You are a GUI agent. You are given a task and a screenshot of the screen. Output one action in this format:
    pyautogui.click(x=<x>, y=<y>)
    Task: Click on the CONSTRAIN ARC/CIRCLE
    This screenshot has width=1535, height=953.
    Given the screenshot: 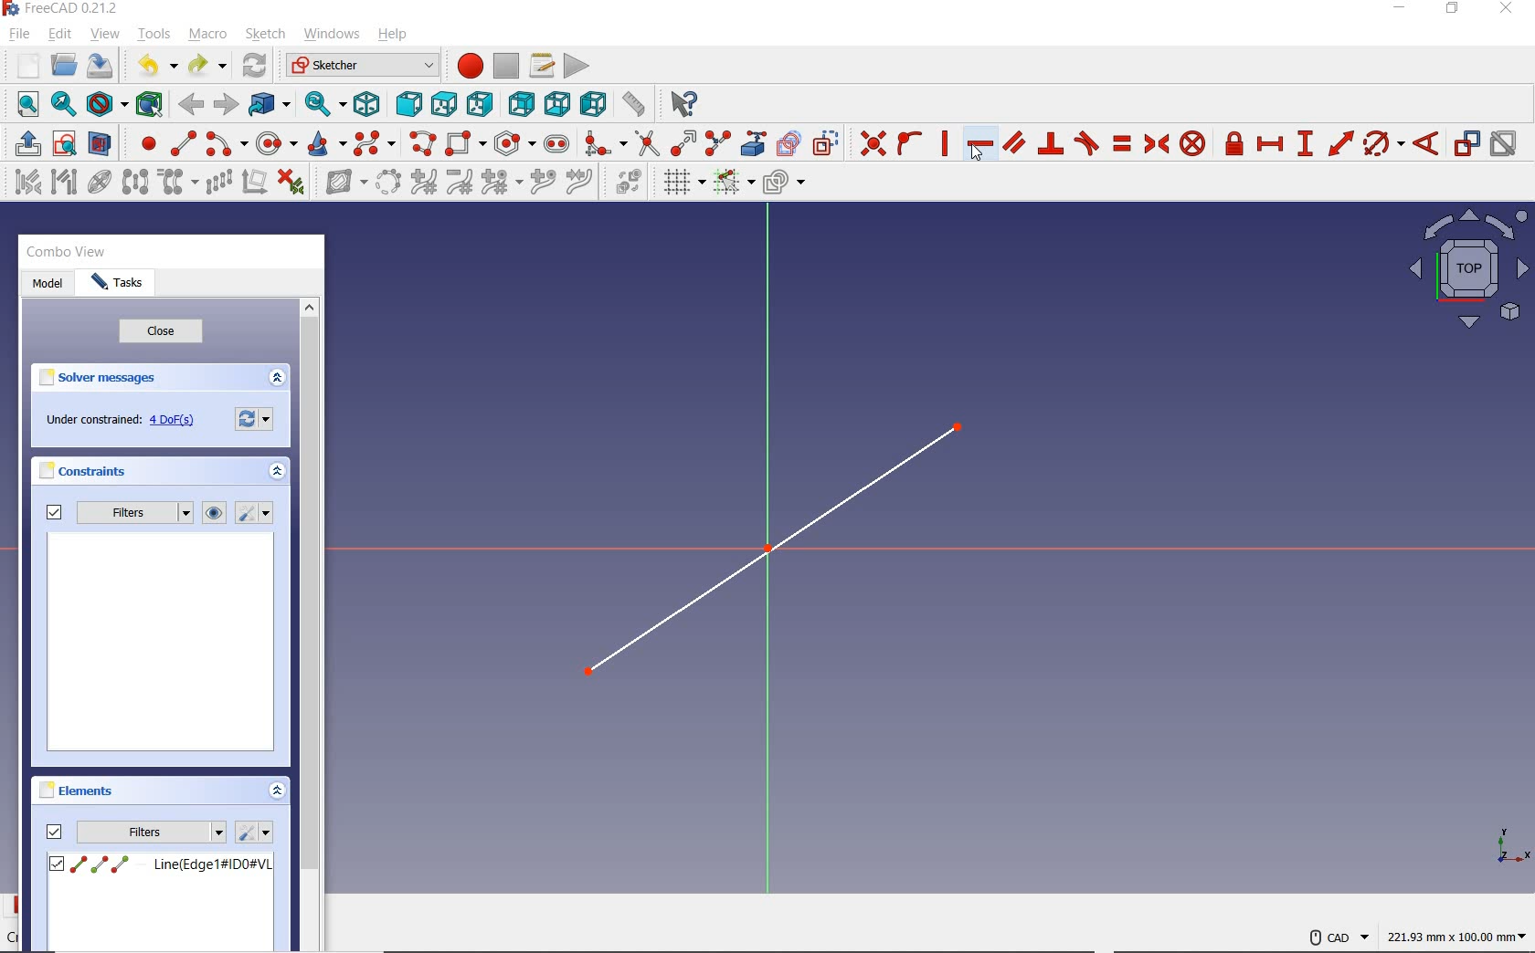 What is the action you would take?
    pyautogui.click(x=1383, y=143)
    